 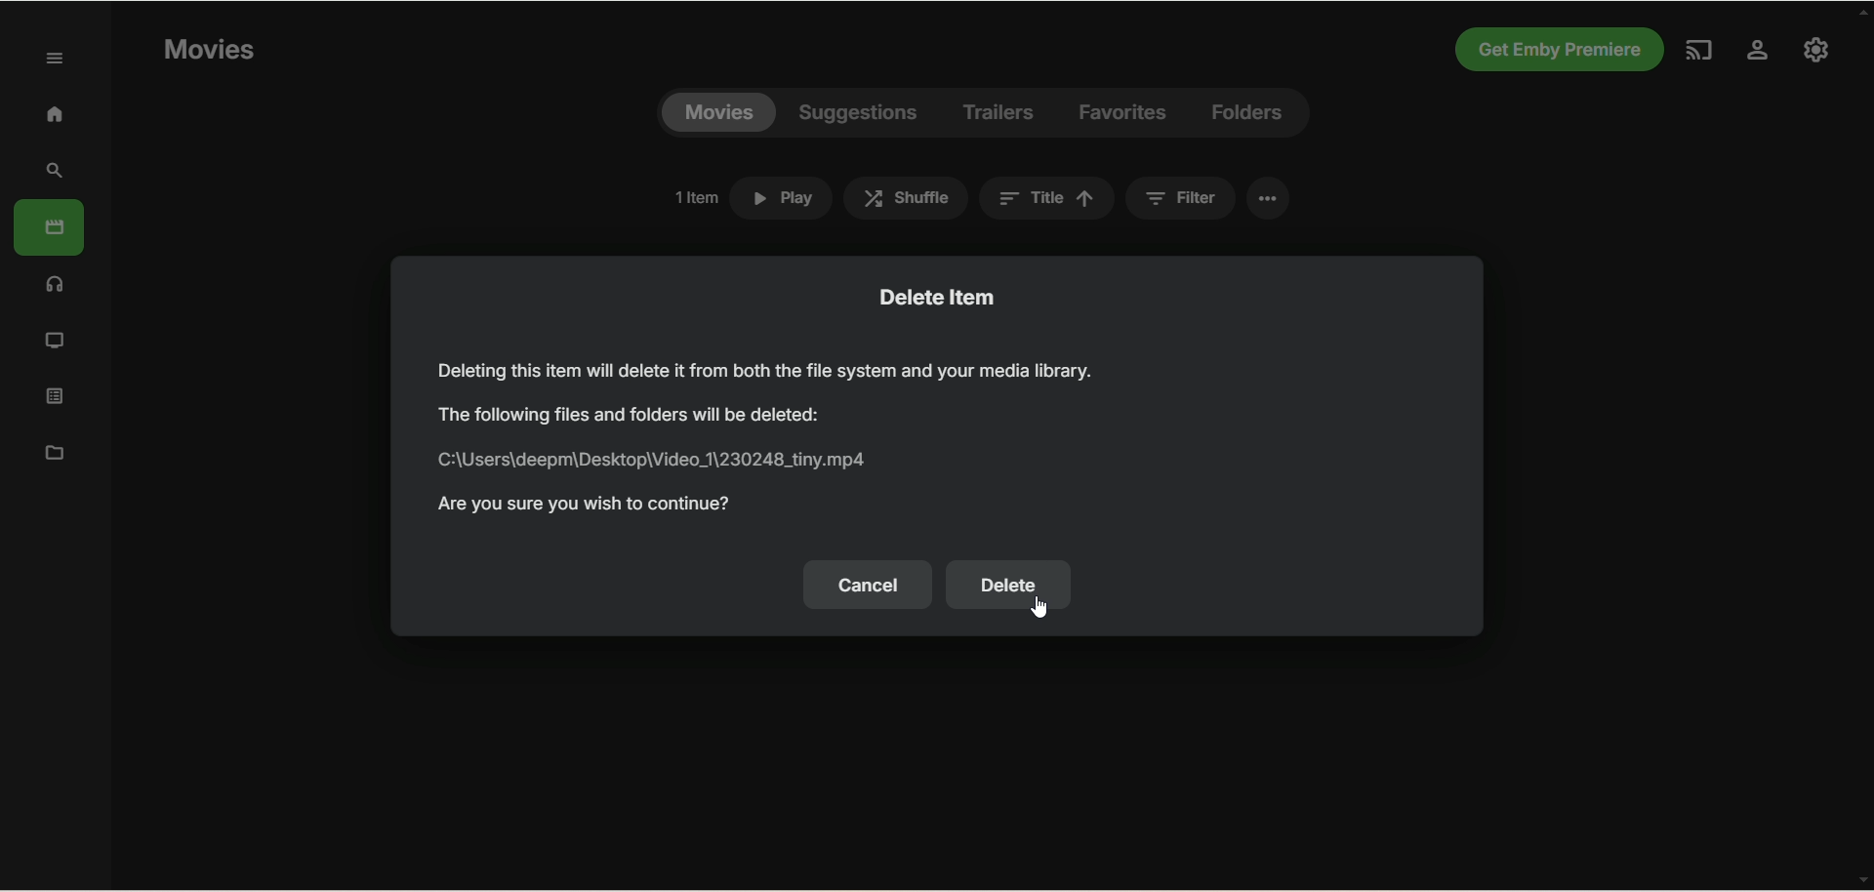 What do you see at coordinates (1701, 50) in the screenshot?
I see `play on another device` at bounding box center [1701, 50].